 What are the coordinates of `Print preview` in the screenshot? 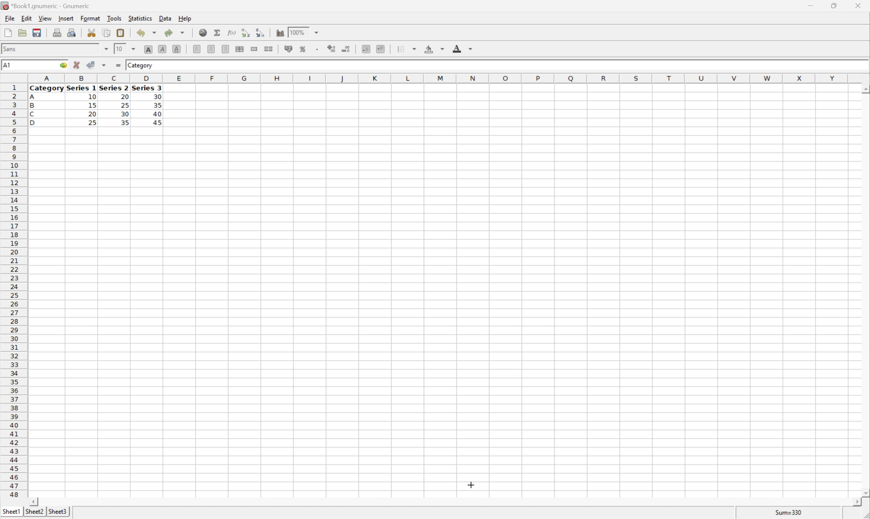 It's located at (72, 33).